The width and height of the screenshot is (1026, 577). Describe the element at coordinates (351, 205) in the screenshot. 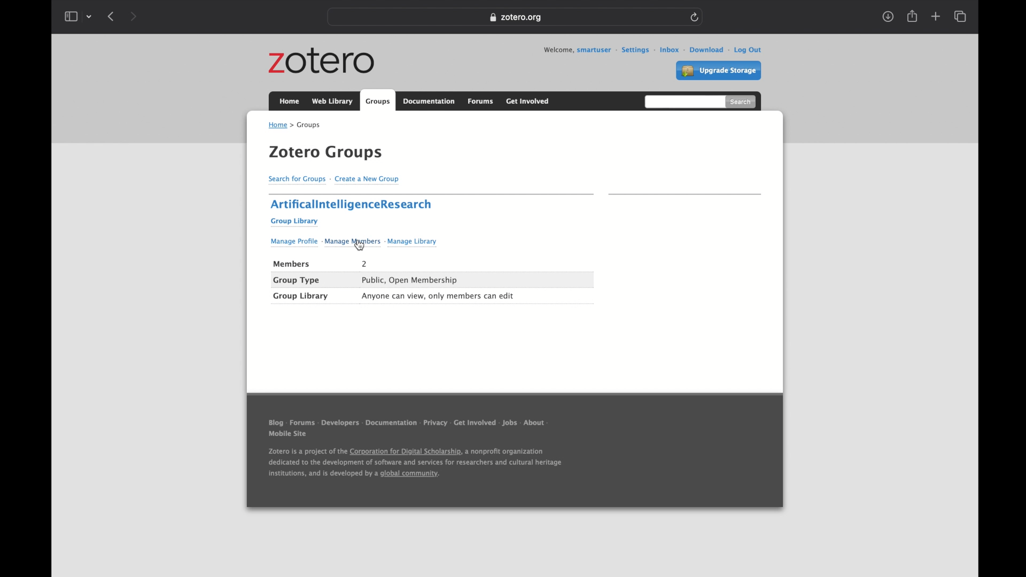

I see `artificialintelligenceresearch` at that location.